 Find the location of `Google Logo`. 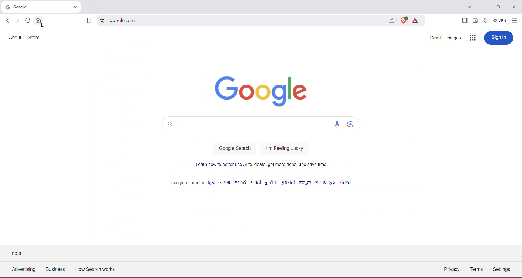

Google Logo is located at coordinates (257, 89).